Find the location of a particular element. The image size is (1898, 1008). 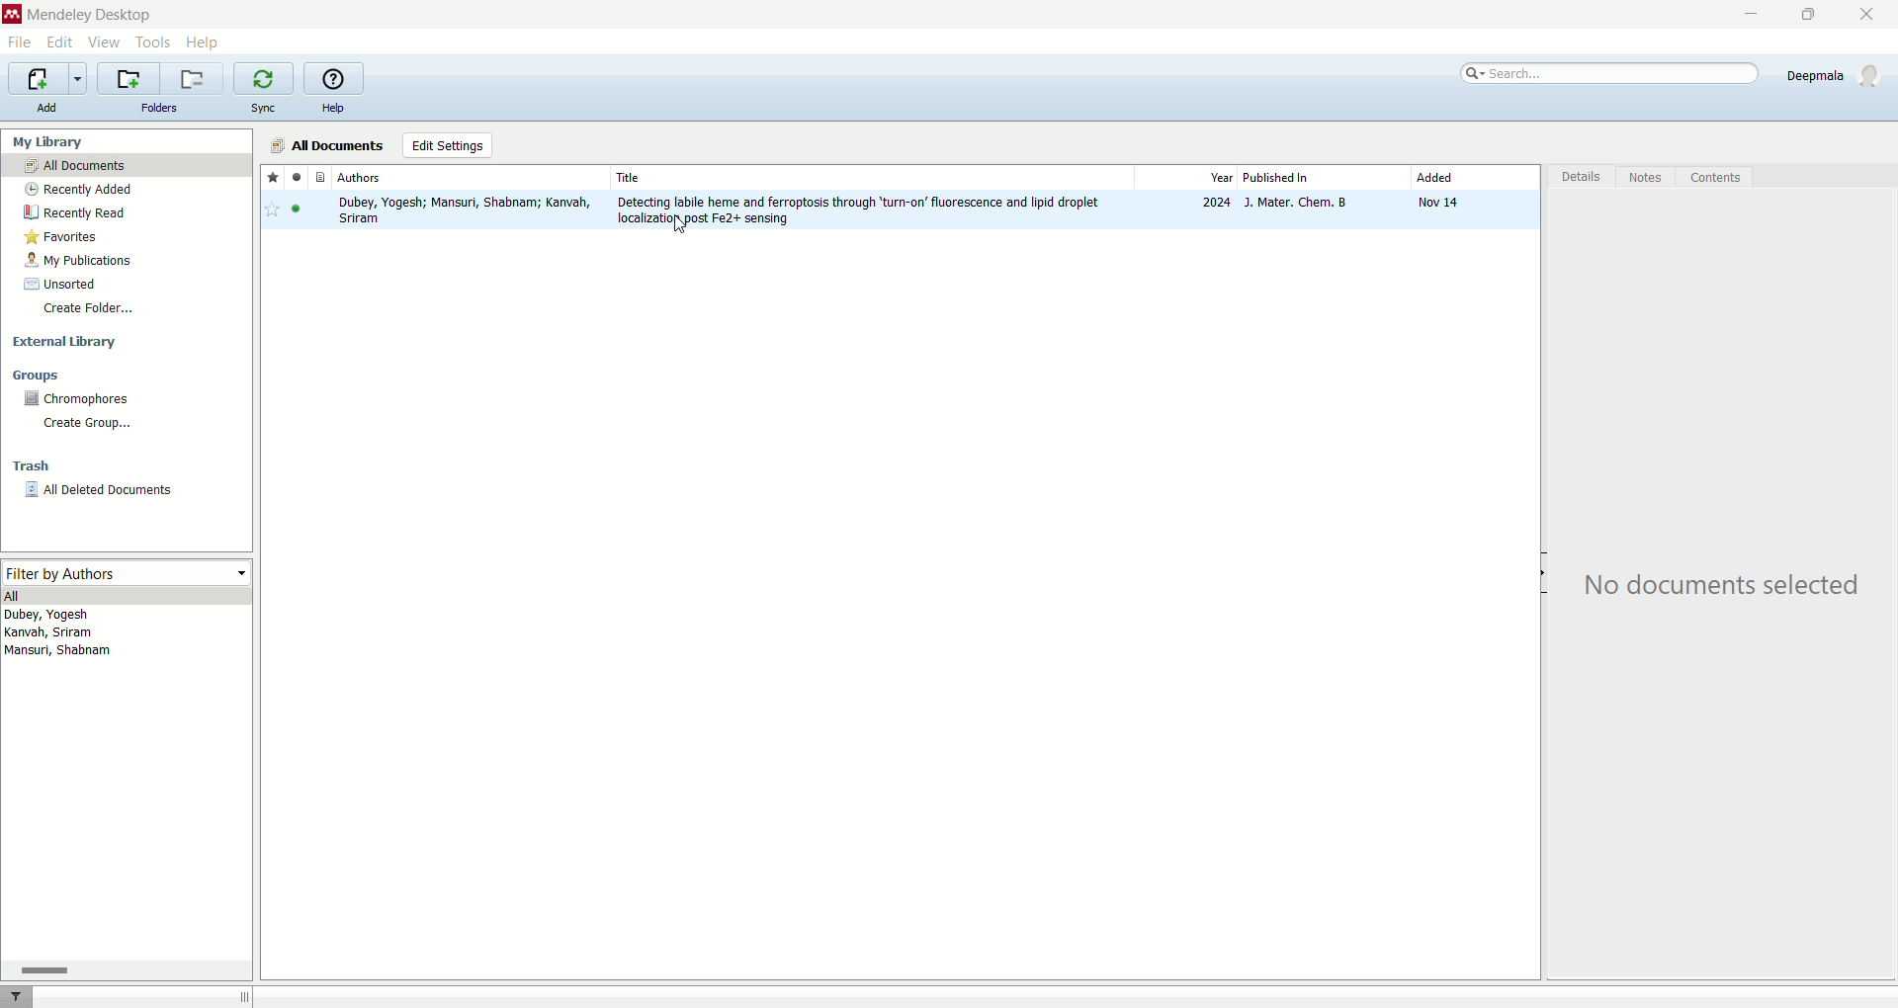

year is located at coordinates (1184, 177).